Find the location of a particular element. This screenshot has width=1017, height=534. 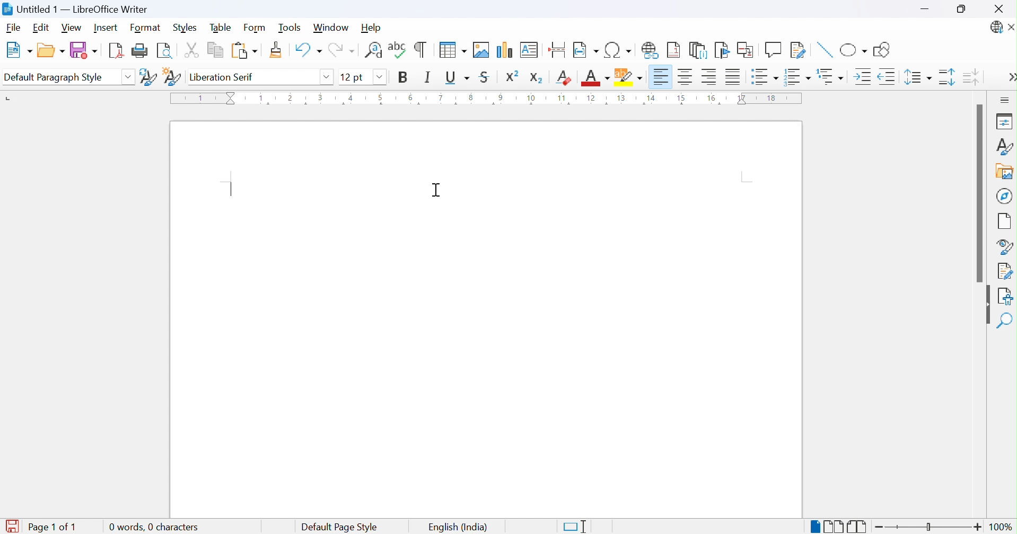

Form is located at coordinates (256, 26).